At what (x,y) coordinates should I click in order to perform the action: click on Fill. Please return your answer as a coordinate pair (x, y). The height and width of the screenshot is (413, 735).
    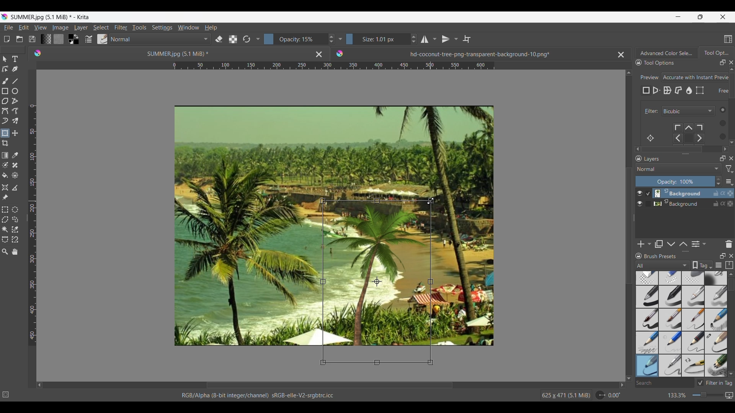
    Looking at the image, I should click on (5, 175).